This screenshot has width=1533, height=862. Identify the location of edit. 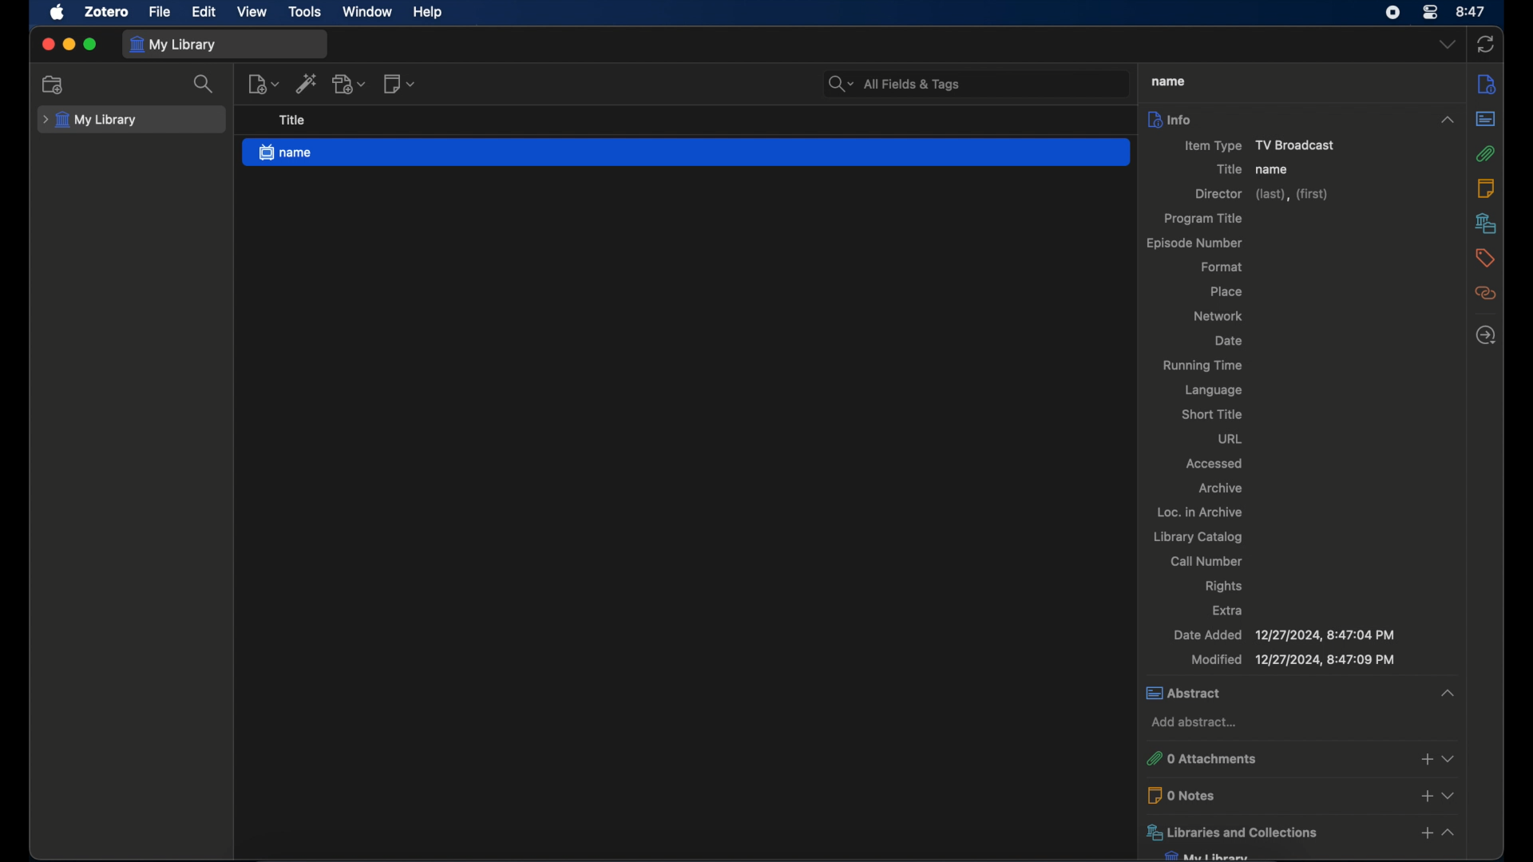
(205, 13).